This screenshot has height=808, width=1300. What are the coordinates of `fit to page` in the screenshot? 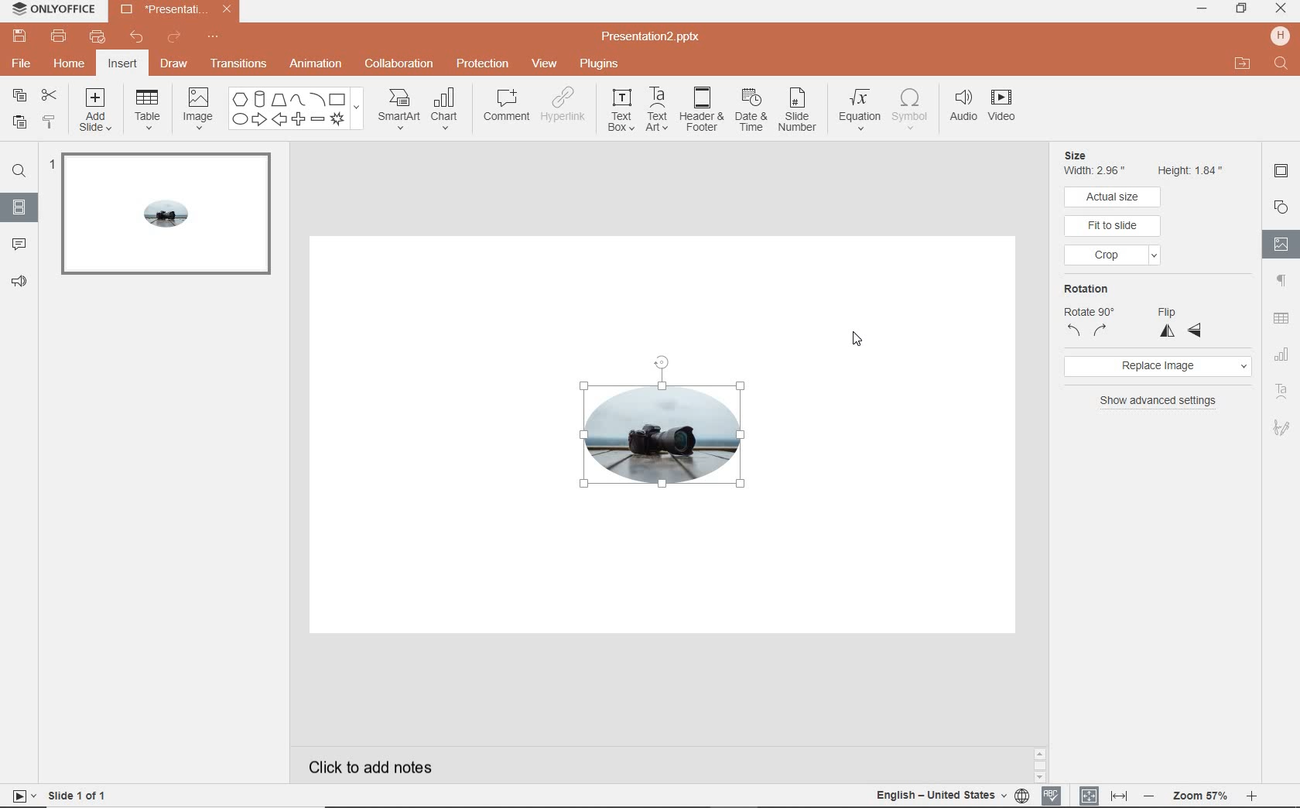 It's located at (1090, 795).